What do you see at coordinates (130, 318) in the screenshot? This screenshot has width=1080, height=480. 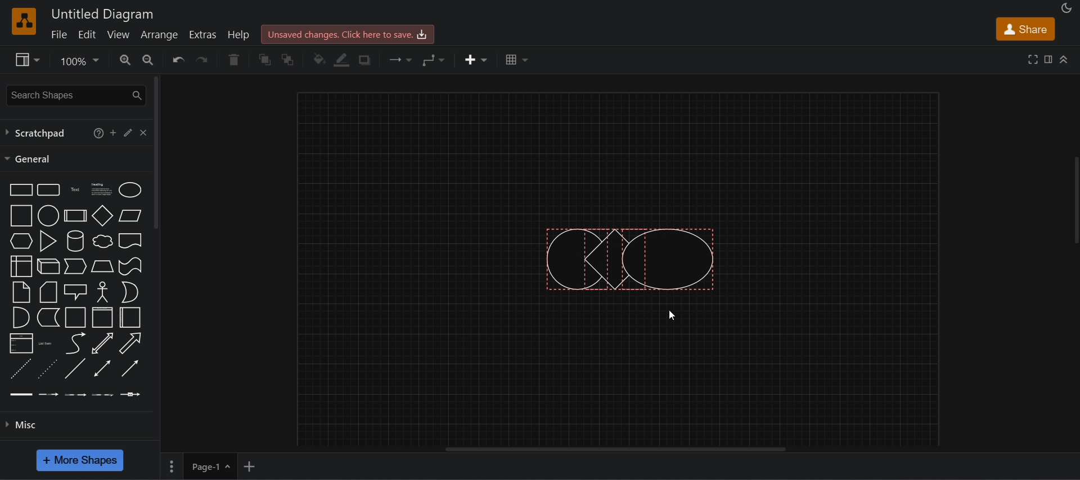 I see `Horizontal container` at bounding box center [130, 318].